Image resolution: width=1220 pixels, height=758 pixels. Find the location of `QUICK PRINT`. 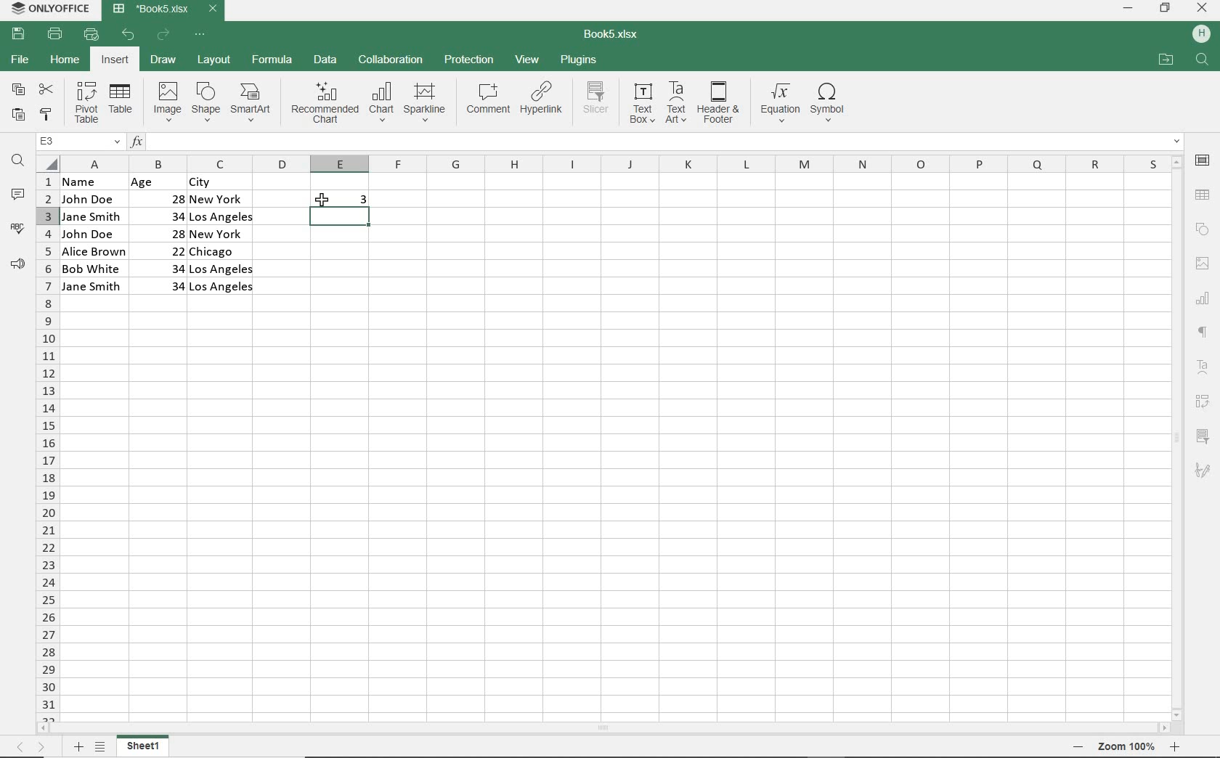

QUICK PRINT is located at coordinates (90, 34).